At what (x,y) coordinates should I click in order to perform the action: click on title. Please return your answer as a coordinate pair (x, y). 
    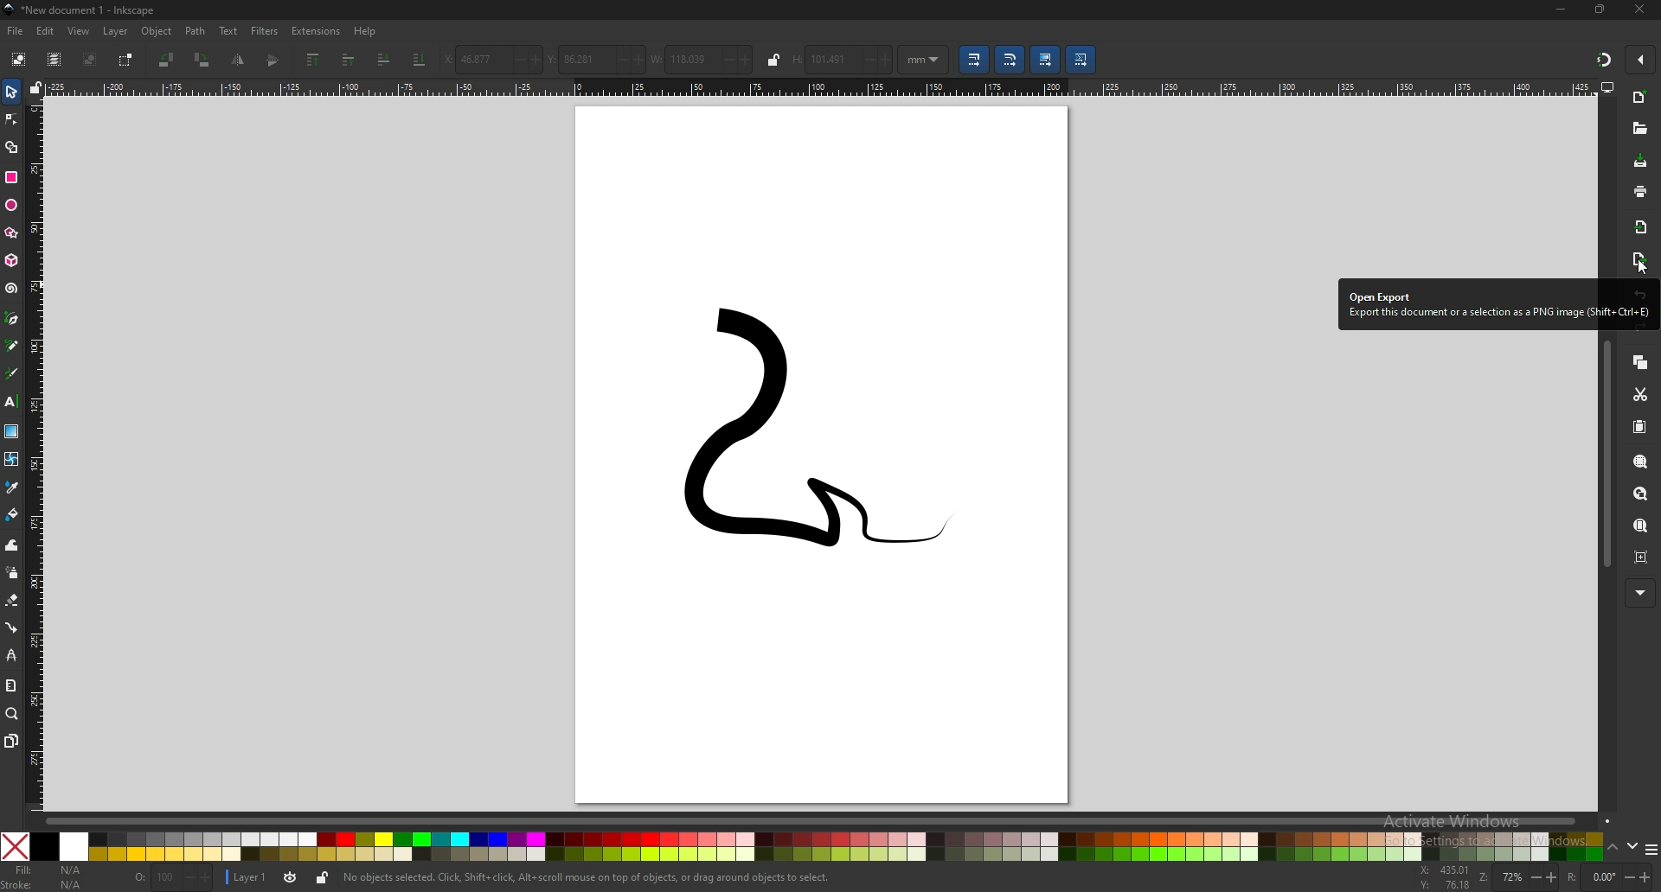
    Looking at the image, I should click on (86, 10).